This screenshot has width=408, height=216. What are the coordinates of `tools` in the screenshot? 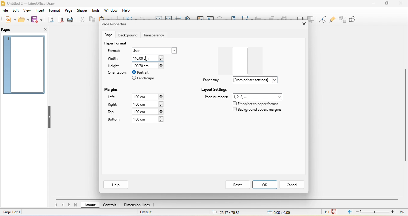 It's located at (96, 11).